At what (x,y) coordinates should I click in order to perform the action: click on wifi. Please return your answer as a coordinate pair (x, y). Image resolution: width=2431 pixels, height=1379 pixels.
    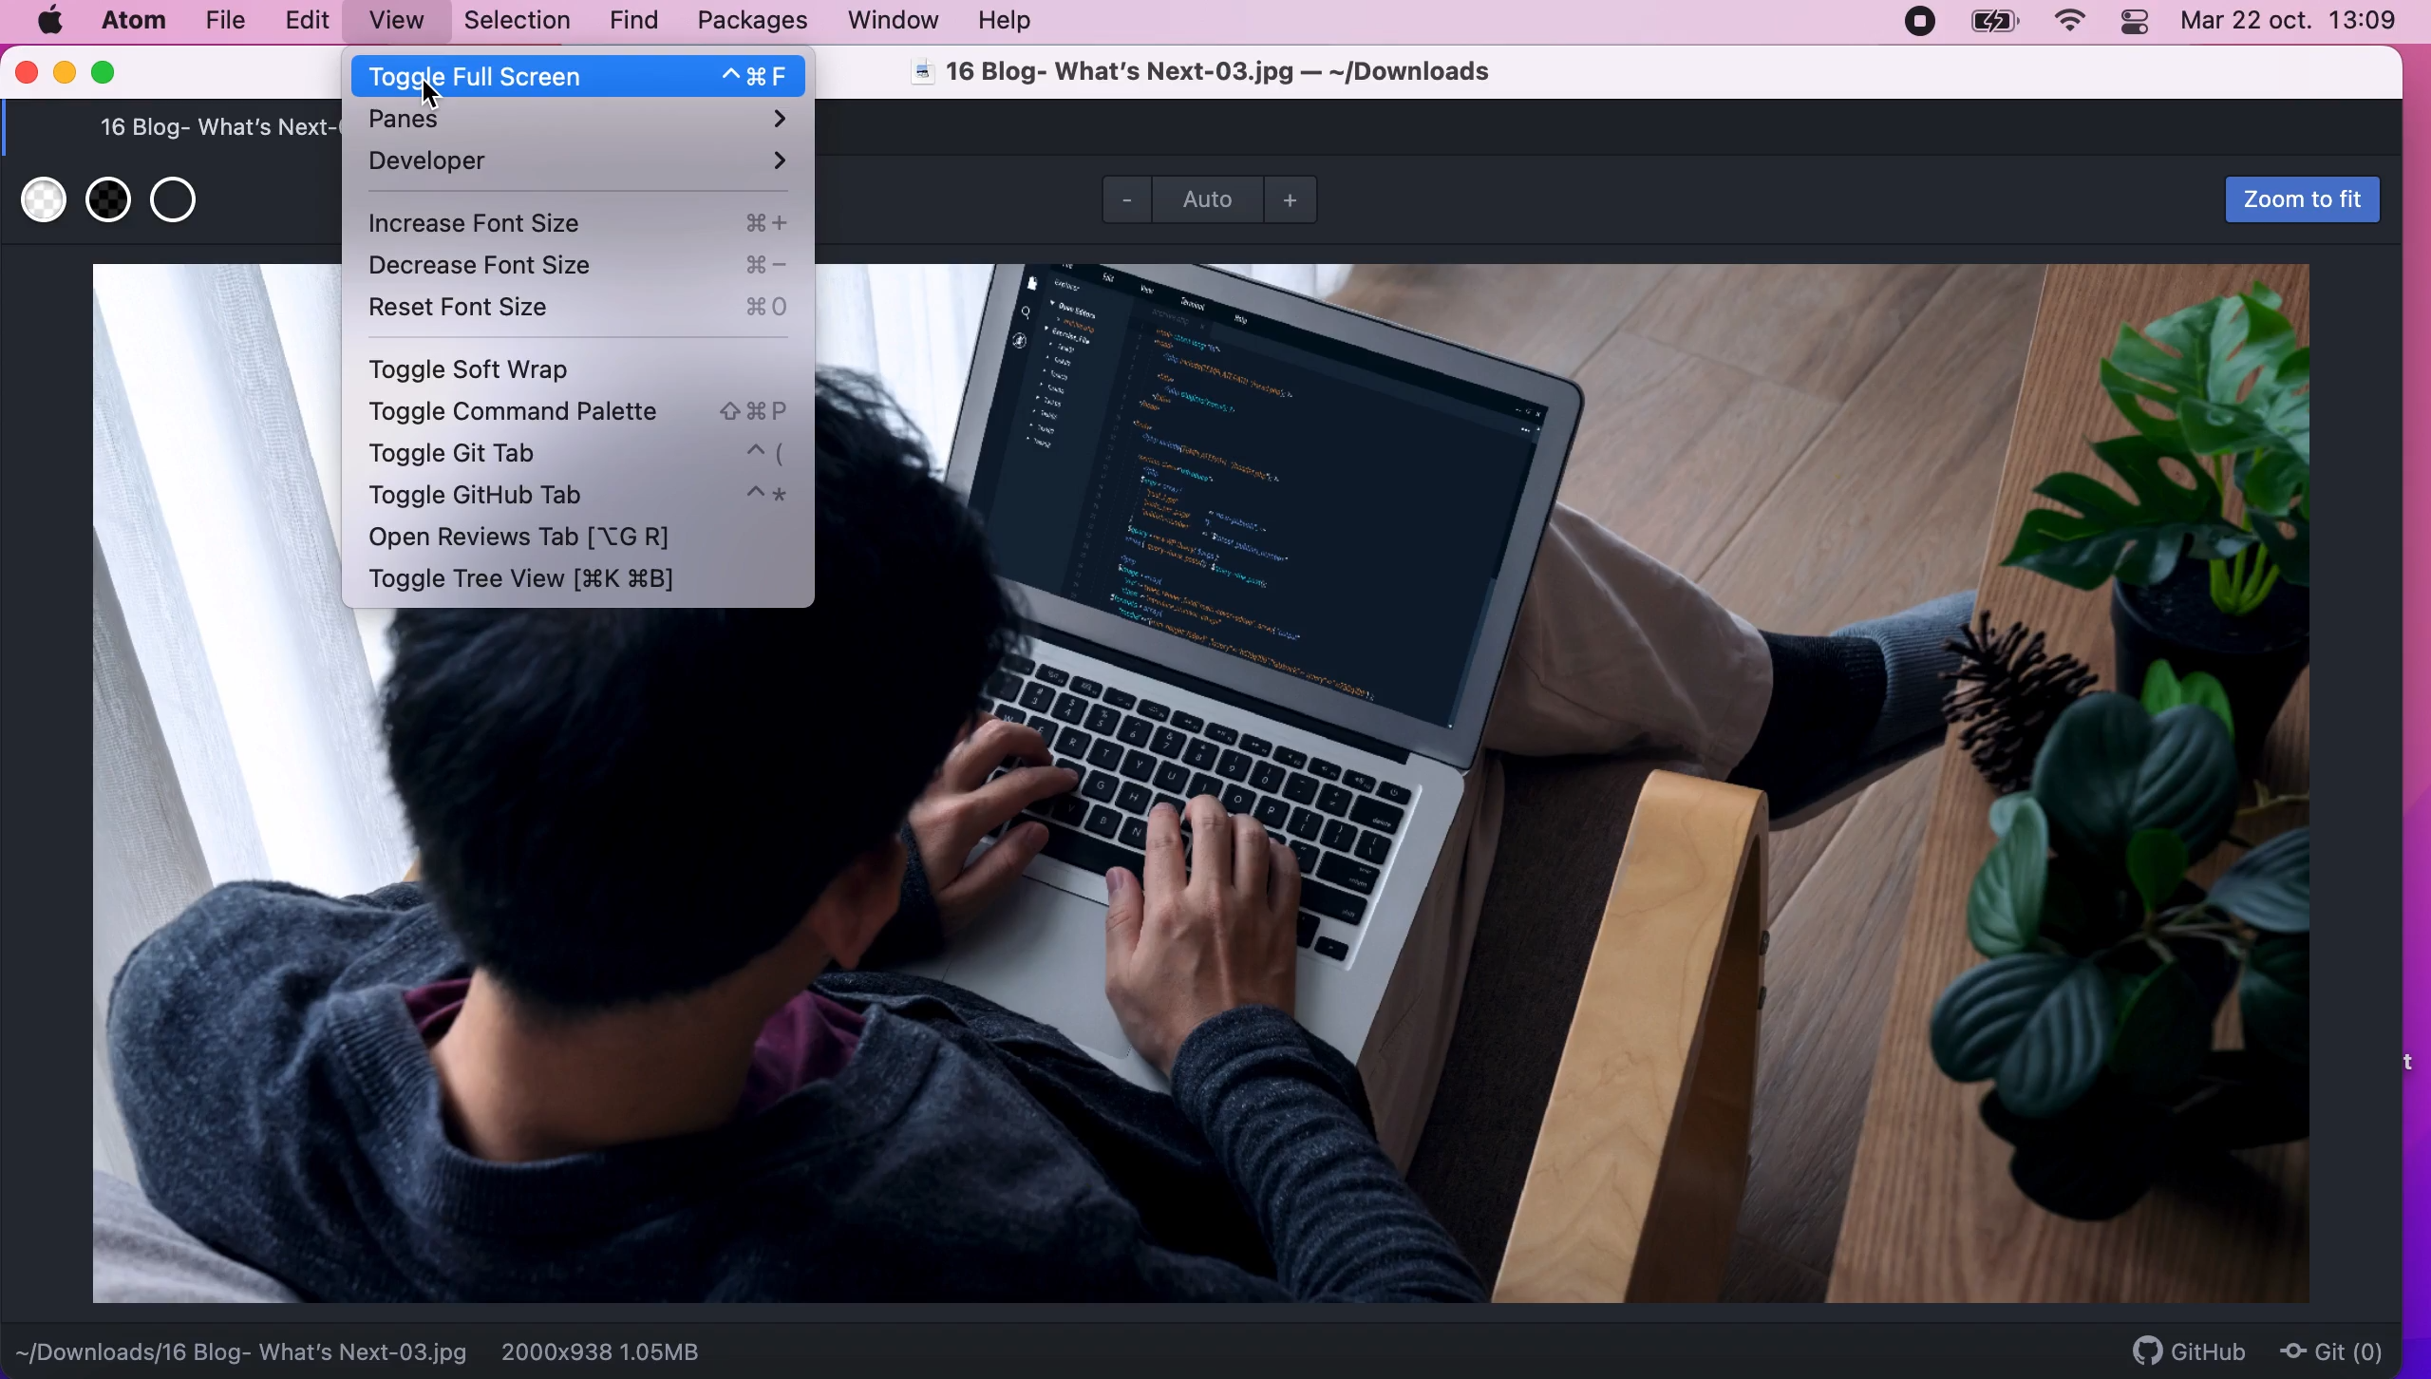
    Looking at the image, I should click on (2068, 24).